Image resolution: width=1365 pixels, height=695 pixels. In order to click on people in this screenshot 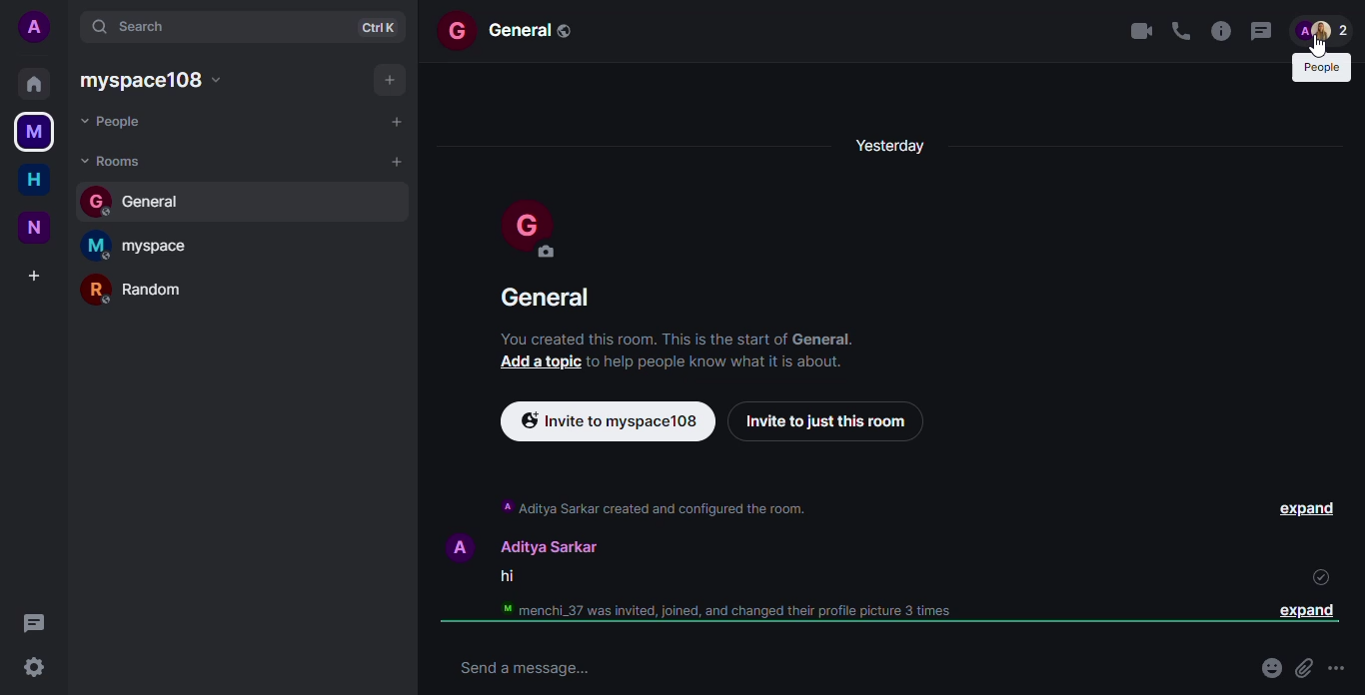, I will do `click(114, 123)`.